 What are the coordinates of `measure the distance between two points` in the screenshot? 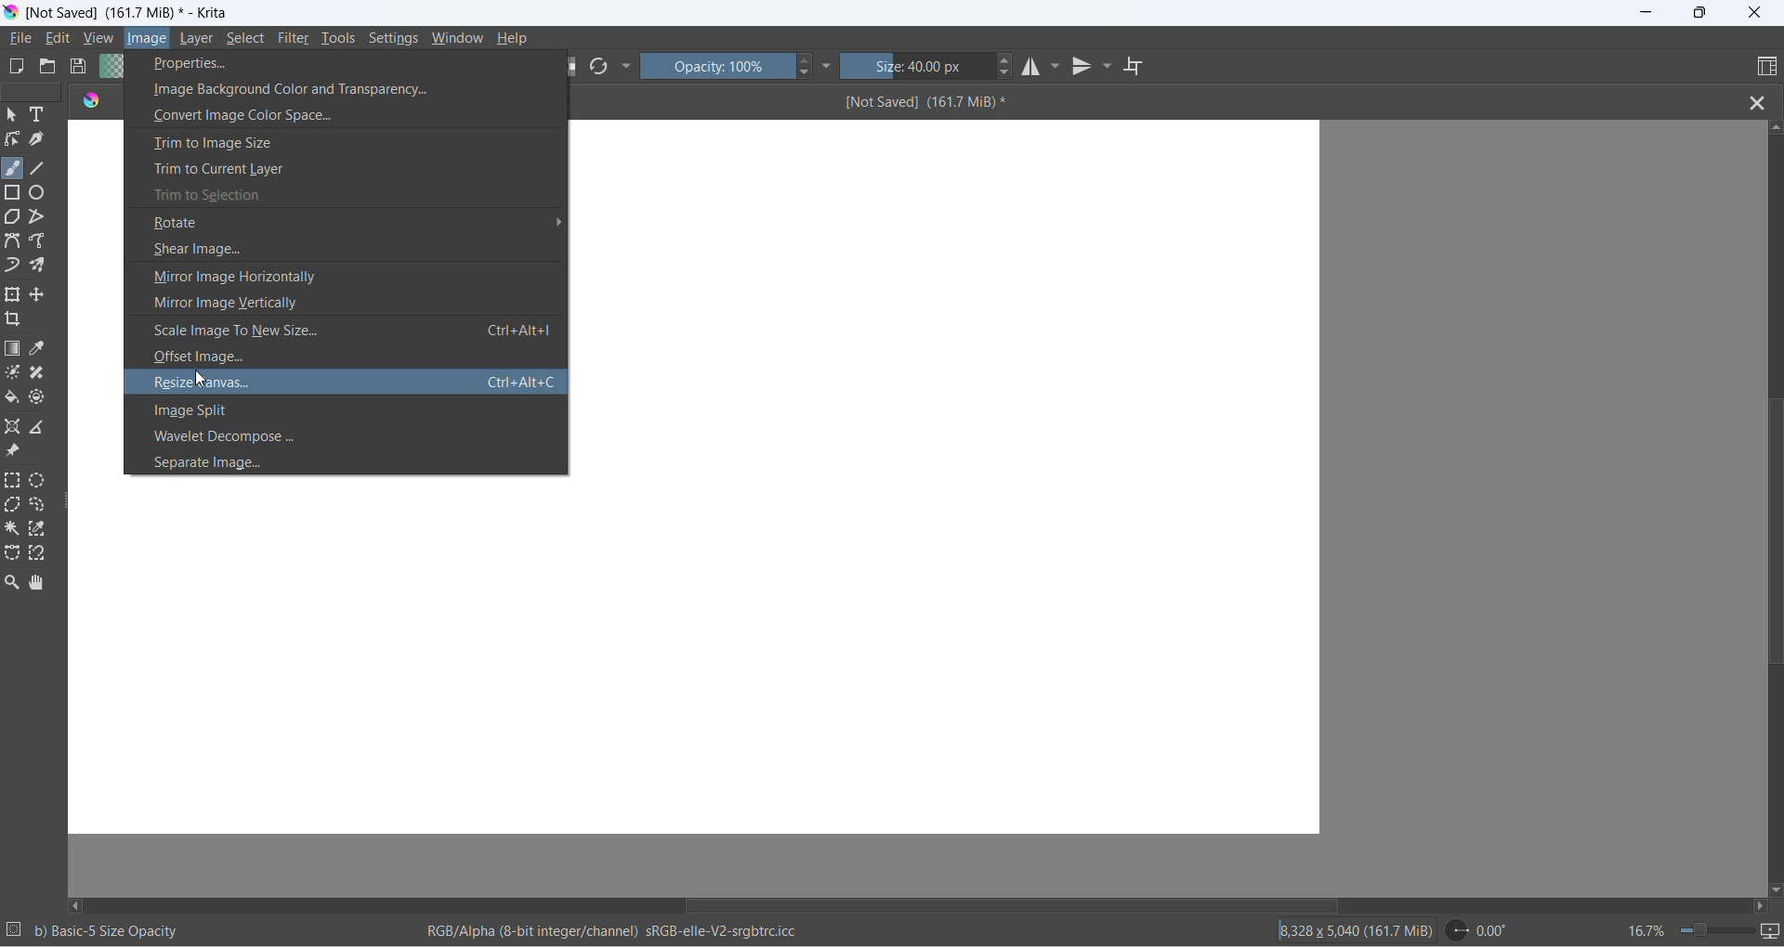 It's located at (43, 428).